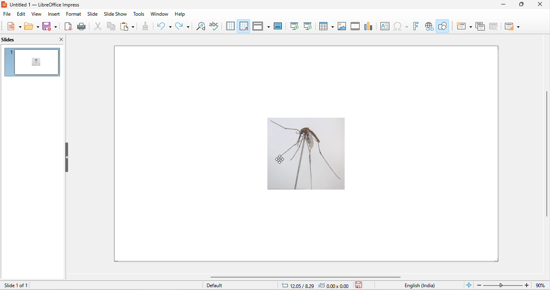 The image size is (550, 290). I want to click on new slide, so click(462, 26).